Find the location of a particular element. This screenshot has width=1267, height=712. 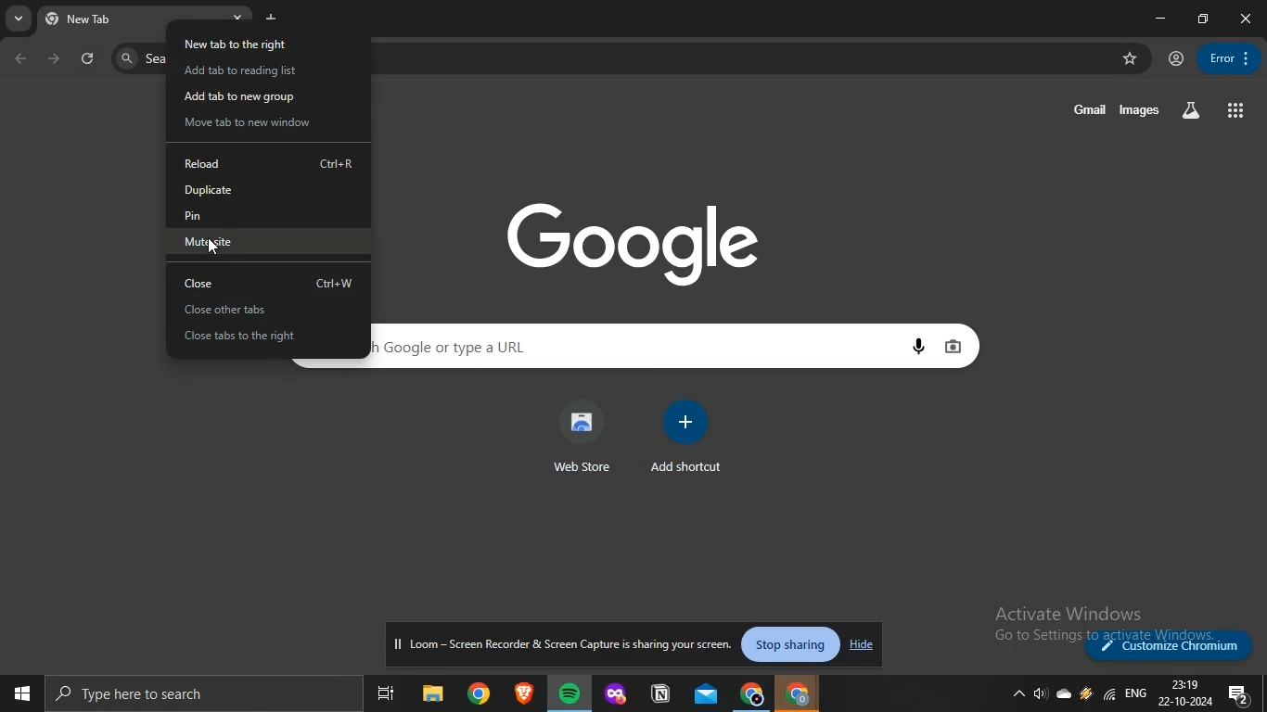

current tab is located at coordinates (104, 18).